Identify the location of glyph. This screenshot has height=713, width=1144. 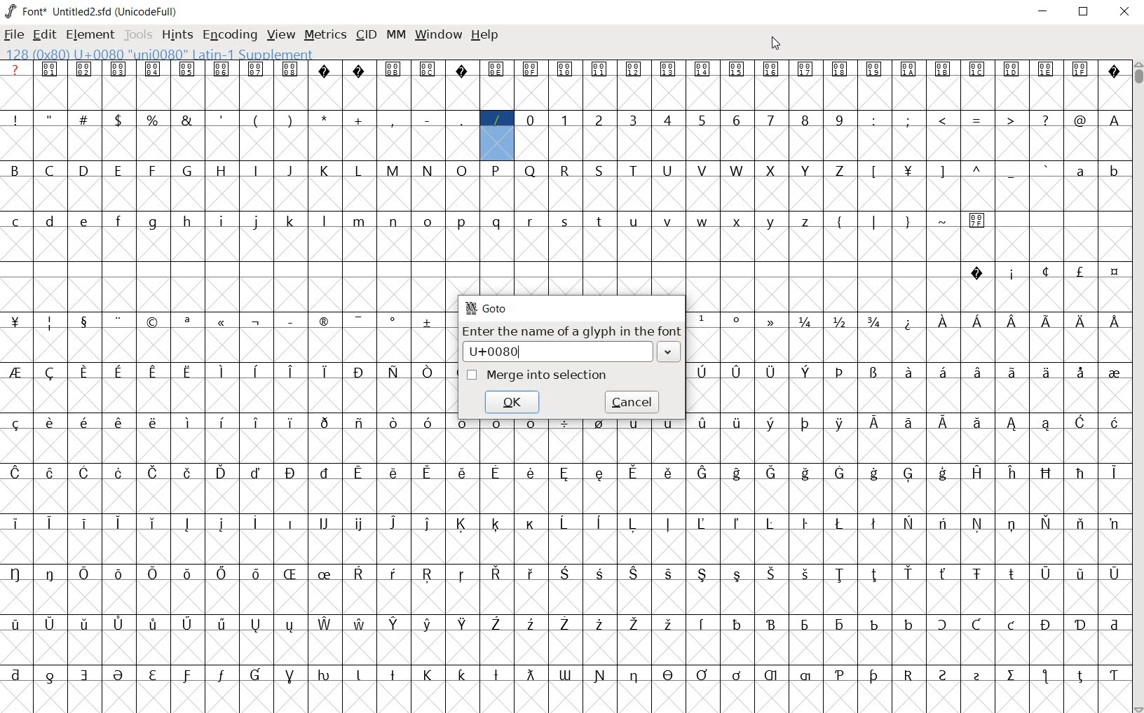
(292, 322).